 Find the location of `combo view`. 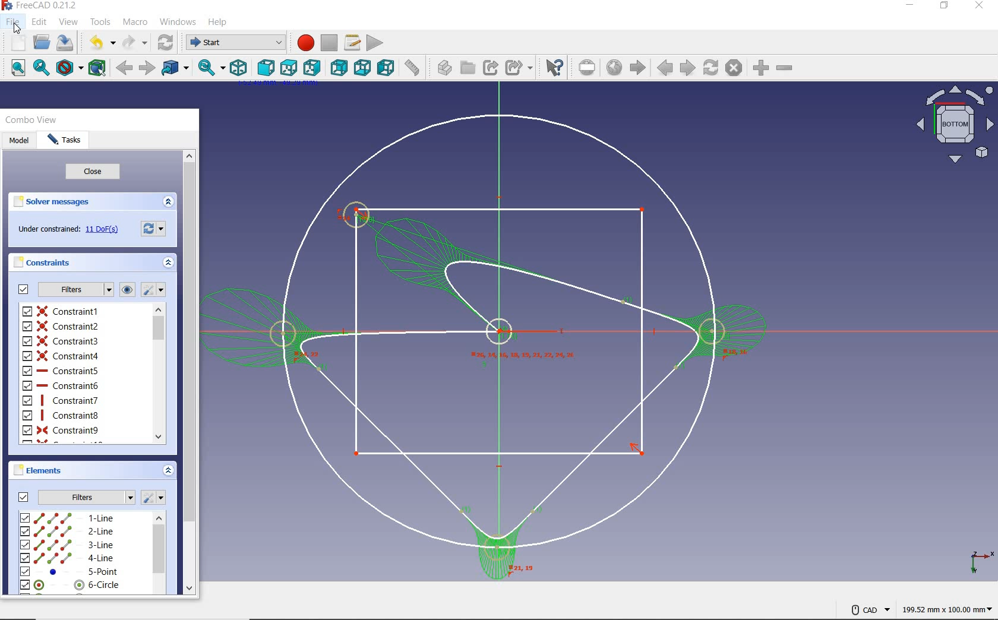

combo view is located at coordinates (30, 119).